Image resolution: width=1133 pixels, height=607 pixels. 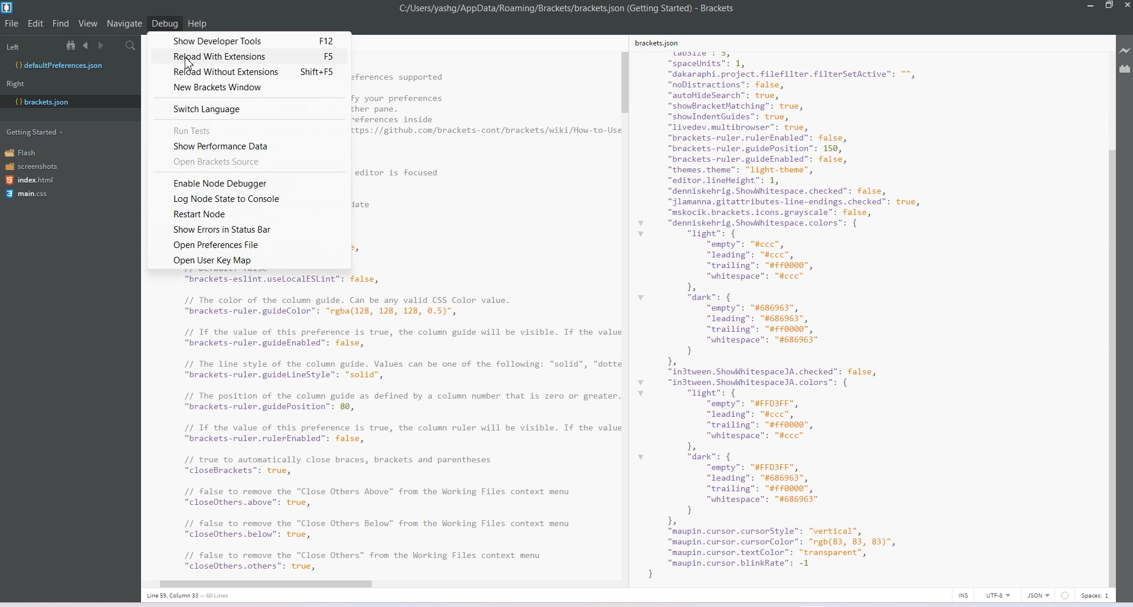 I want to click on Show Developer Tools F12, so click(x=250, y=40).